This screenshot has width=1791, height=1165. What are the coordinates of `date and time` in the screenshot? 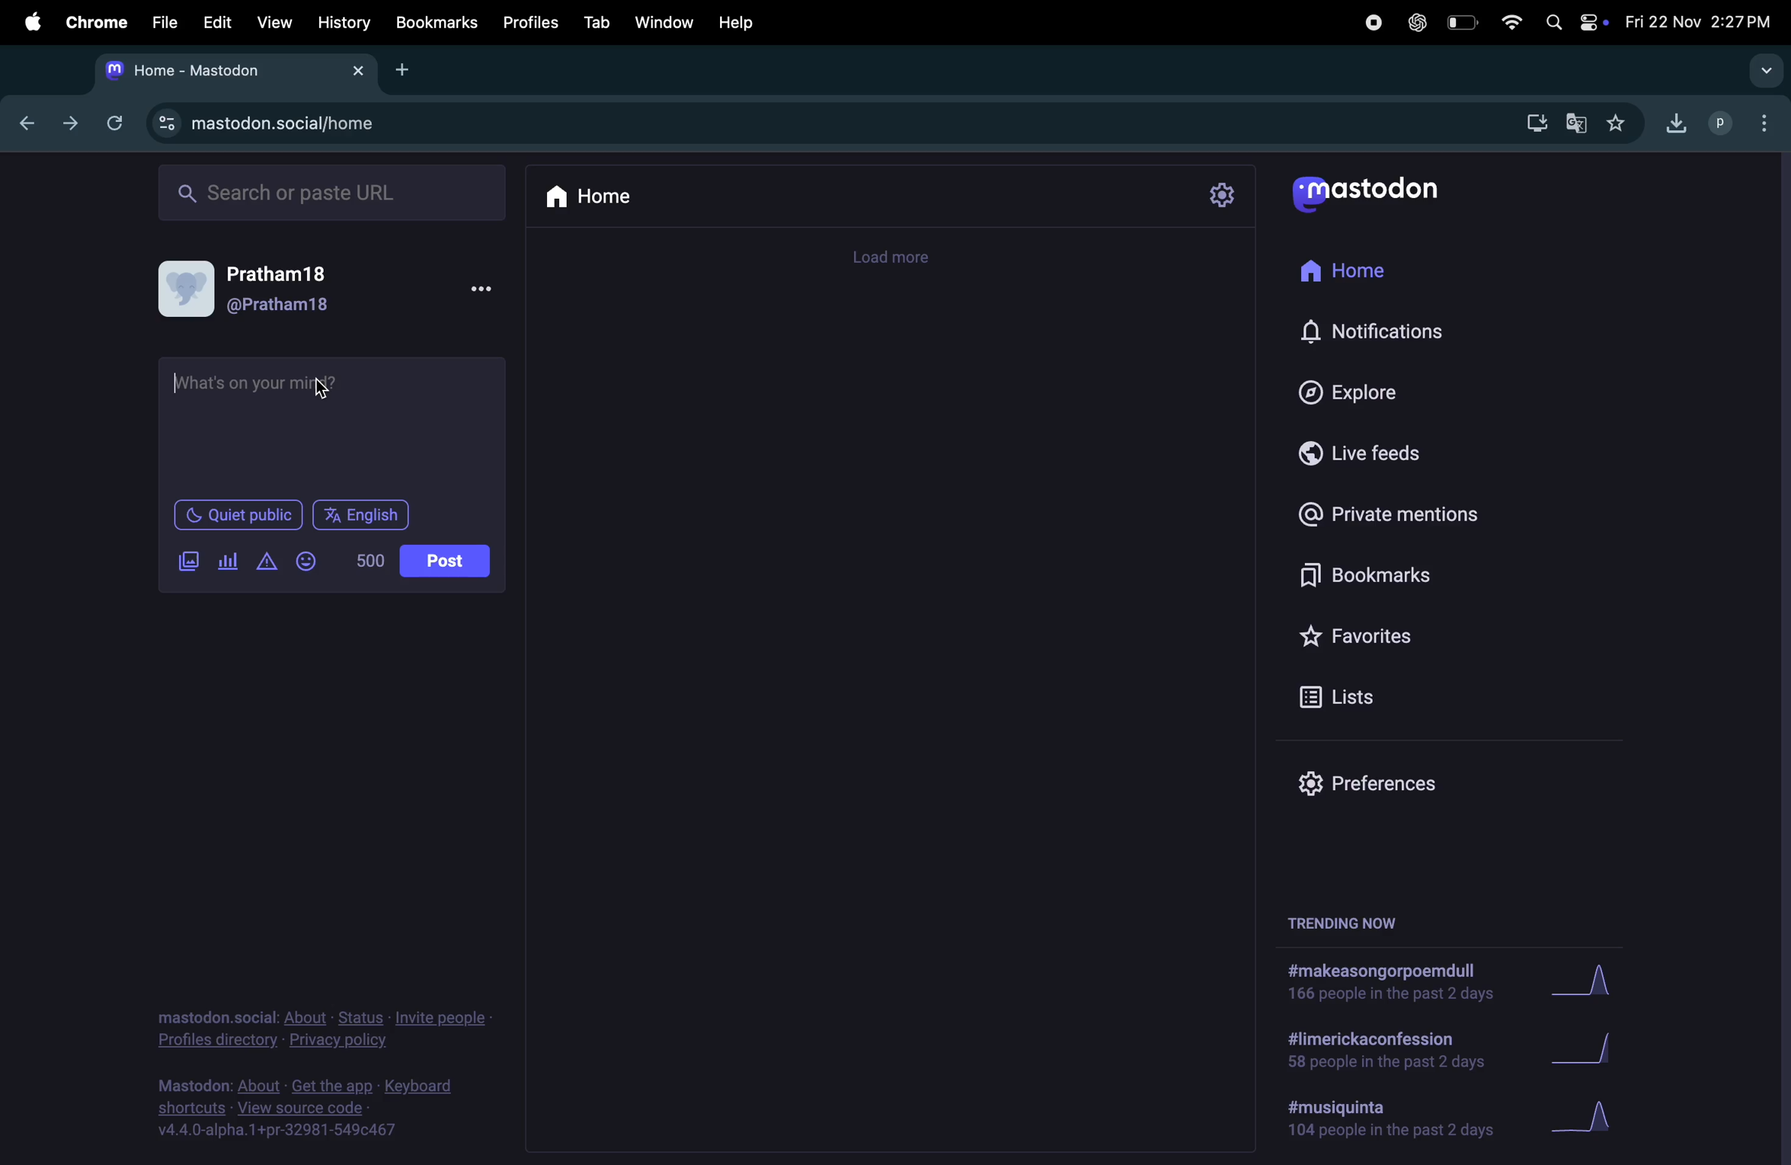 It's located at (1698, 21).